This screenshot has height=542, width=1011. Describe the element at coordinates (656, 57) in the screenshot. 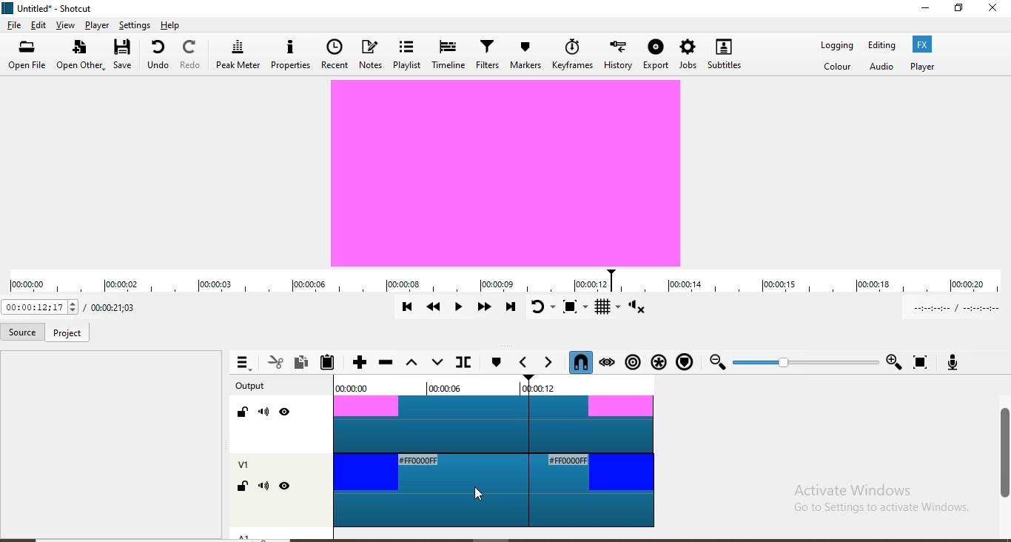

I see `Export` at that location.